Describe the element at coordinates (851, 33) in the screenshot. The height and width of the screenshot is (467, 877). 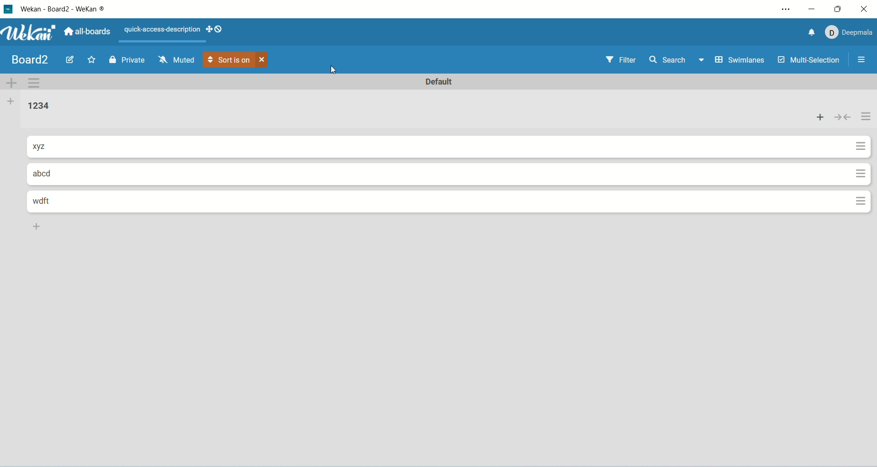
I see `account` at that location.